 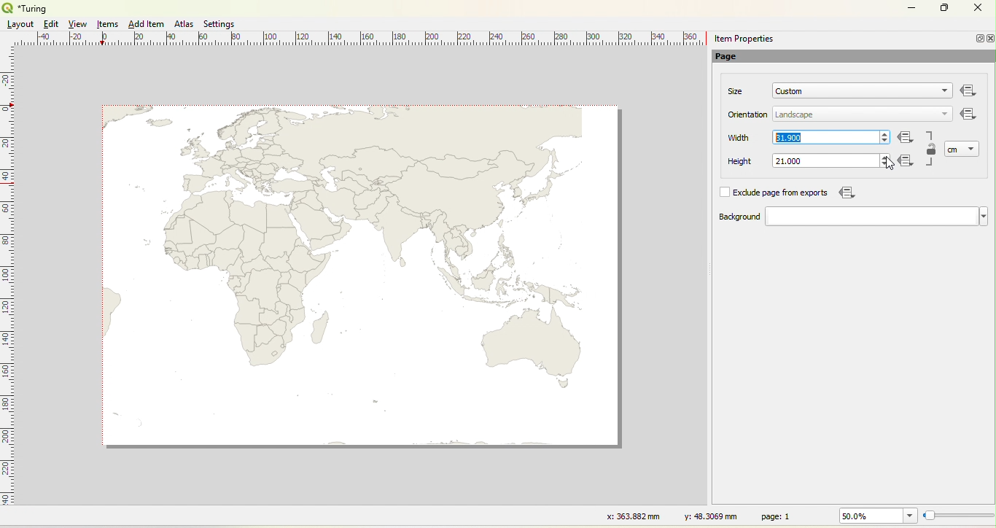 What do you see at coordinates (723, 192) in the screenshot?
I see `Check box` at bounding box center [723, 192].